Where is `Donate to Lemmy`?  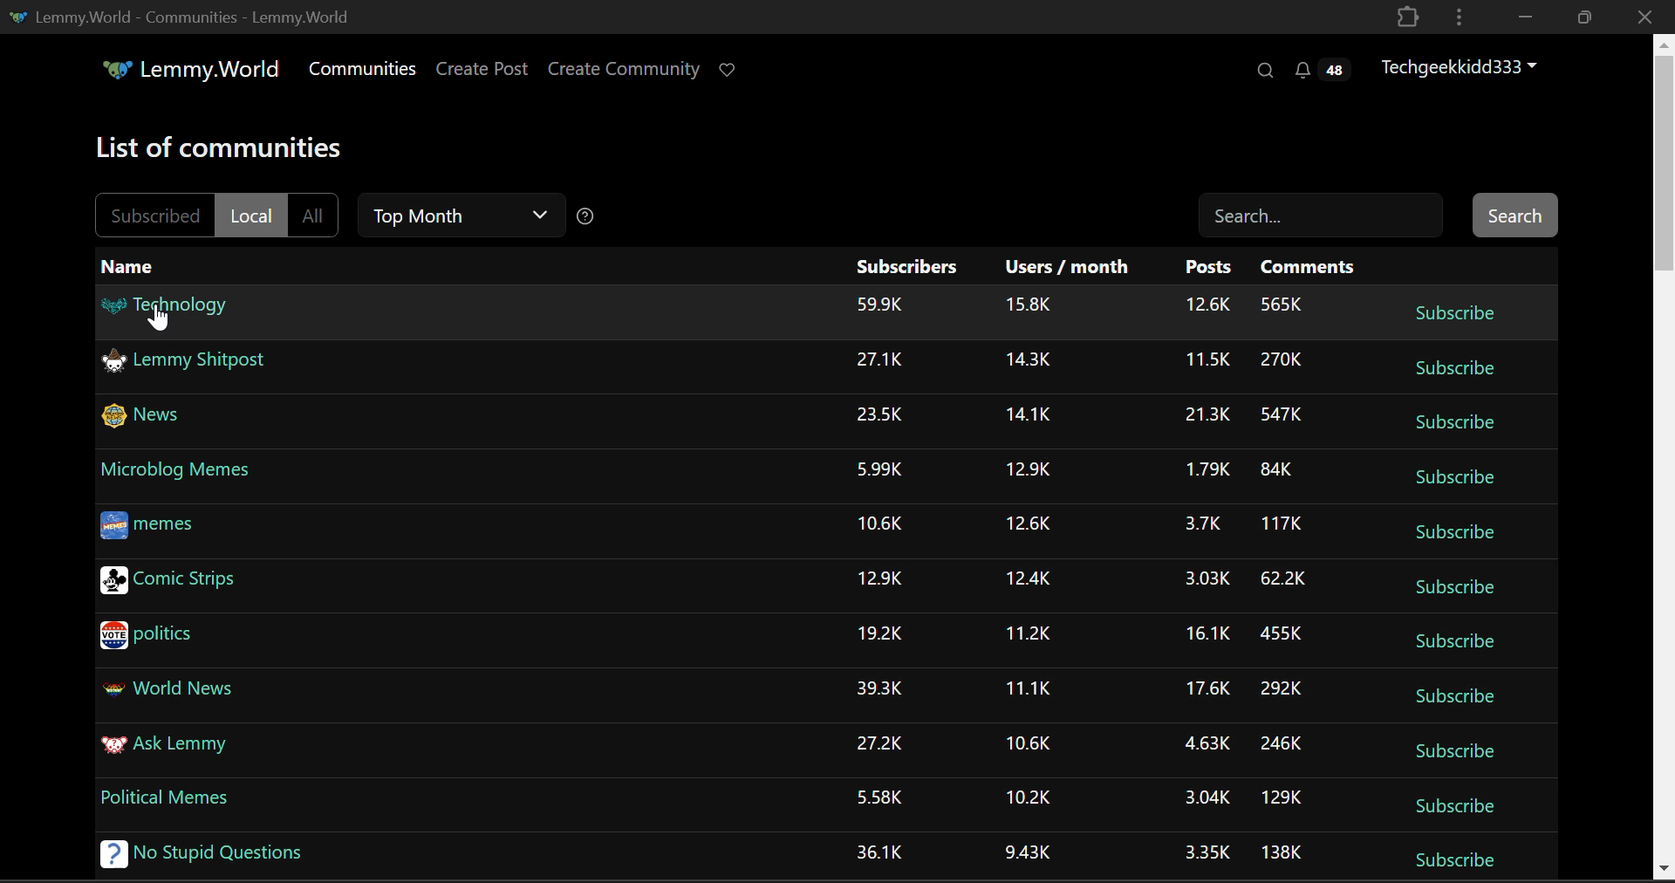 Donate to Lemmy is located at coordinates (728, 72).